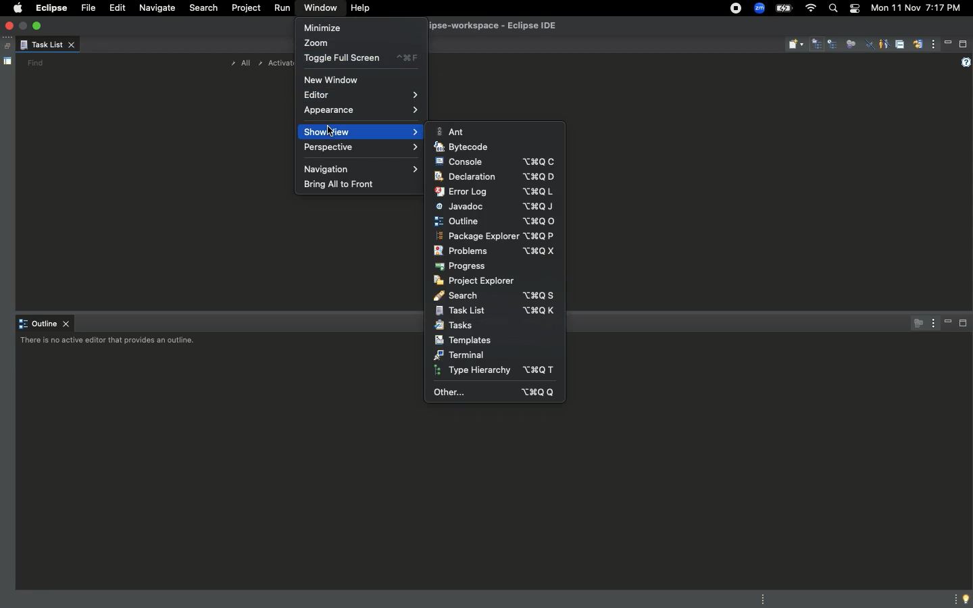 Image resolution: width=973 pixels, height=608 pixels. I want to click on Terminal, so click(459, 355).